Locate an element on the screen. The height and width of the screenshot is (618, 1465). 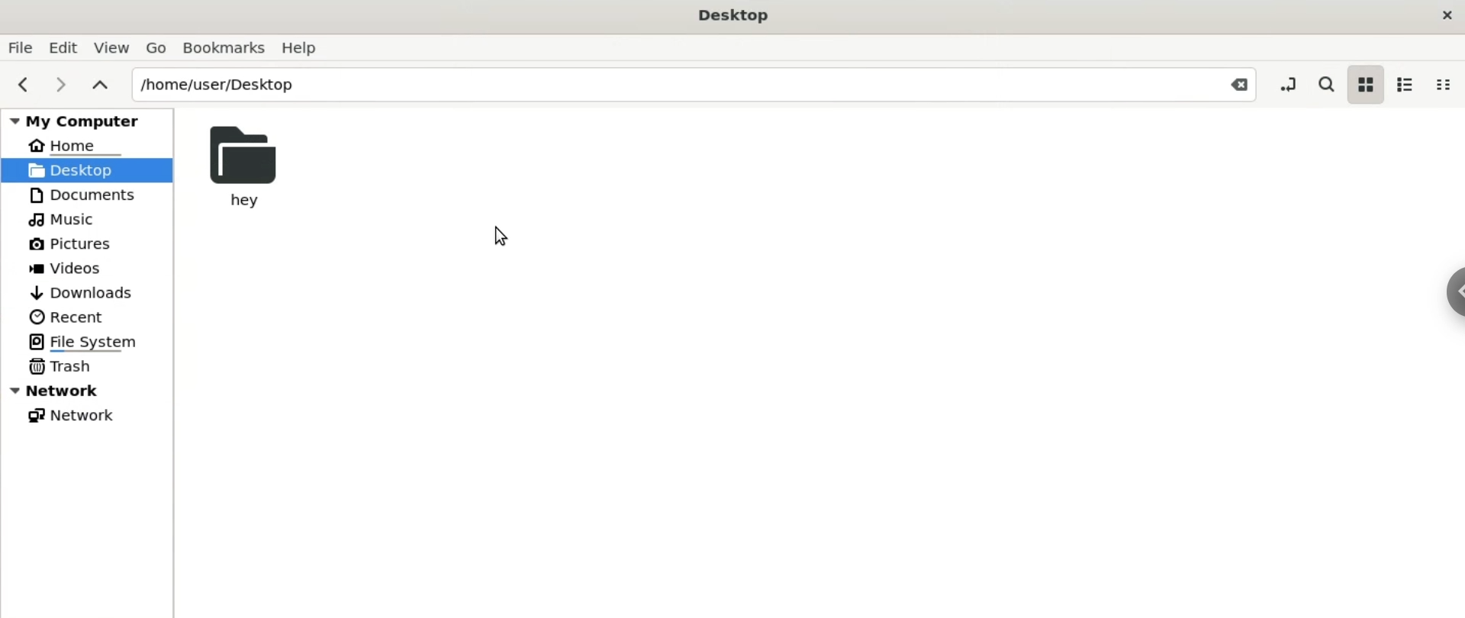
recent is located at coordinates (69, 317).